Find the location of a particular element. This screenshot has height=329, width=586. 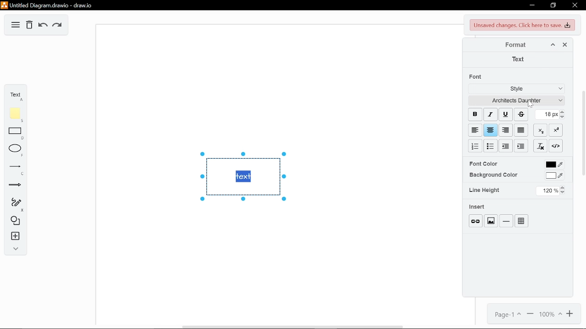

strikethrough is located at coordinates (521, 114).